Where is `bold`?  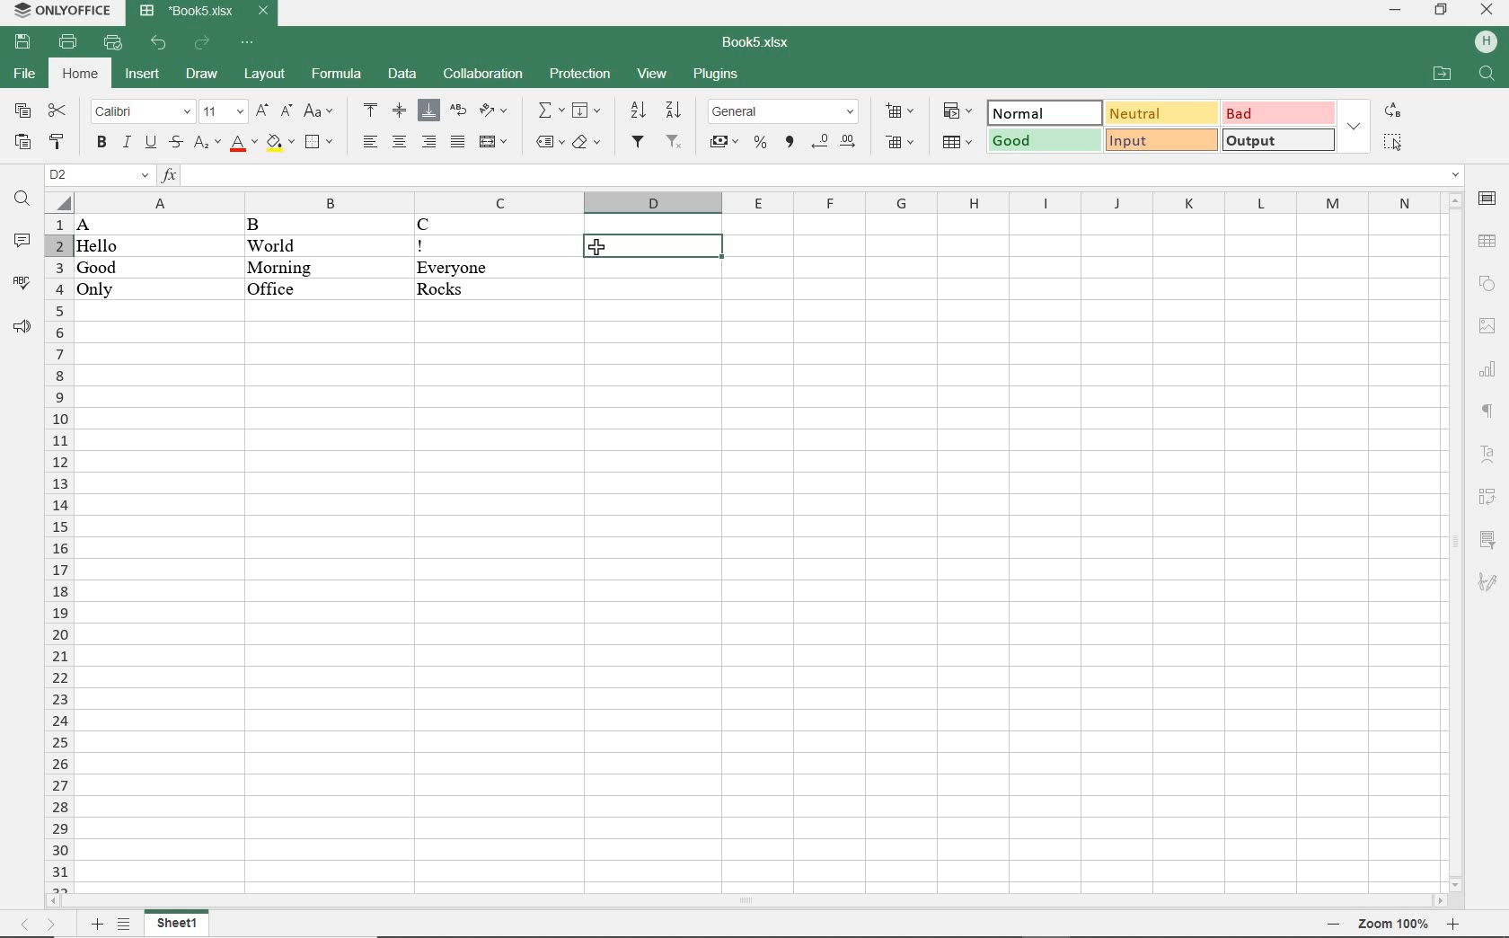 bold is located at coordinates (101, 142).